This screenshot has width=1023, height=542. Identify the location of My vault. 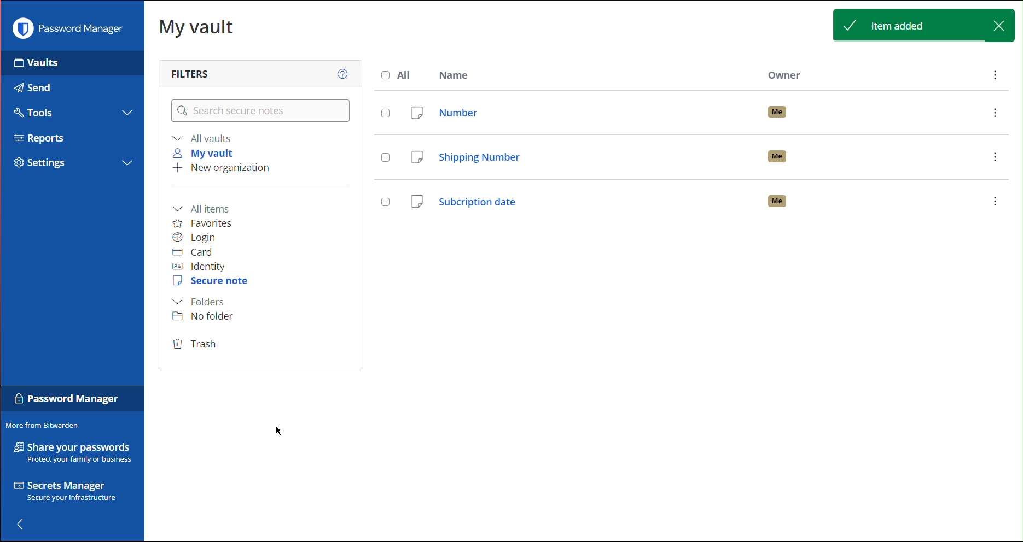
(197, 30).